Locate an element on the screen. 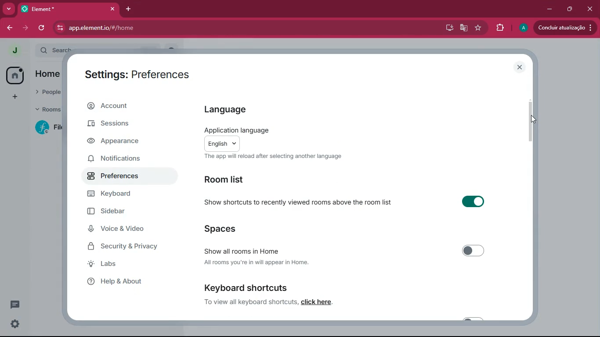  back is located at coordinates (8, 28).